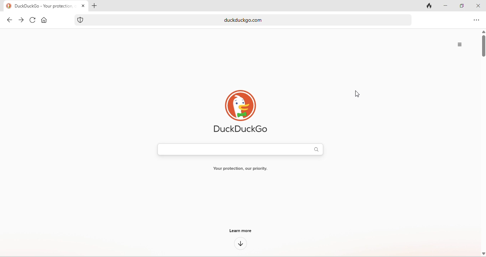  Describe the element at coordinates (427, 5) in the screenshot. I see `track tab` at that location.